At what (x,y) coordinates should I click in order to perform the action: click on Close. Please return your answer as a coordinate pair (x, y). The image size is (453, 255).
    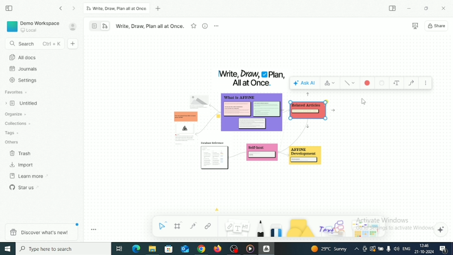
    Looking at the image, I should click on (444, 8).